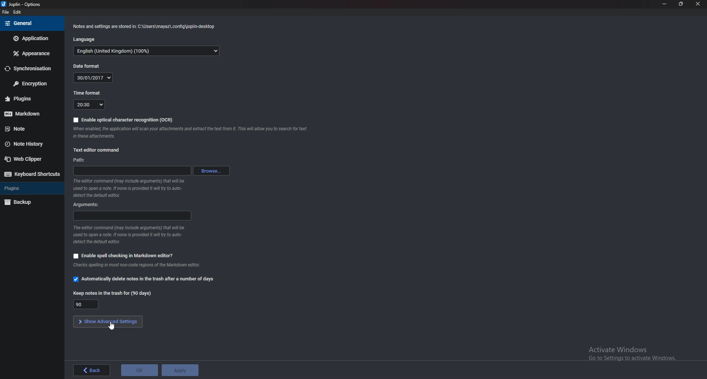 Image resolution: width=707 pixels, height=379 pixels. What do you see at coordinates (31, 24) in the screenshot?
I see `General` at bounding box center [31, 24].